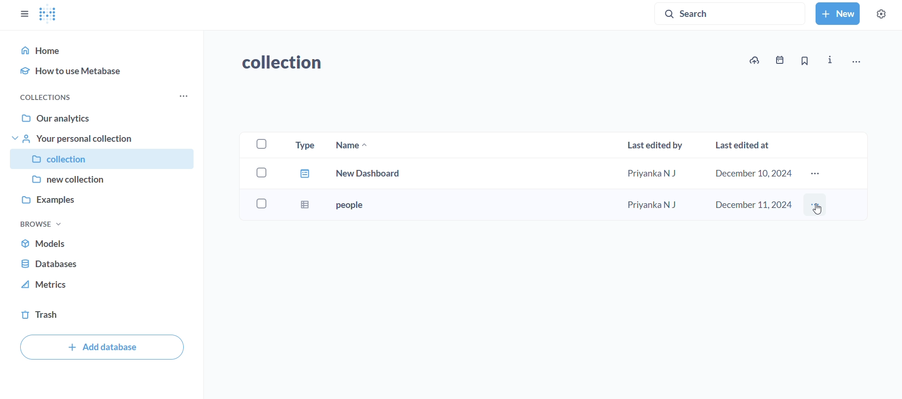  I want to click on checkboxes, so click(260, 143).